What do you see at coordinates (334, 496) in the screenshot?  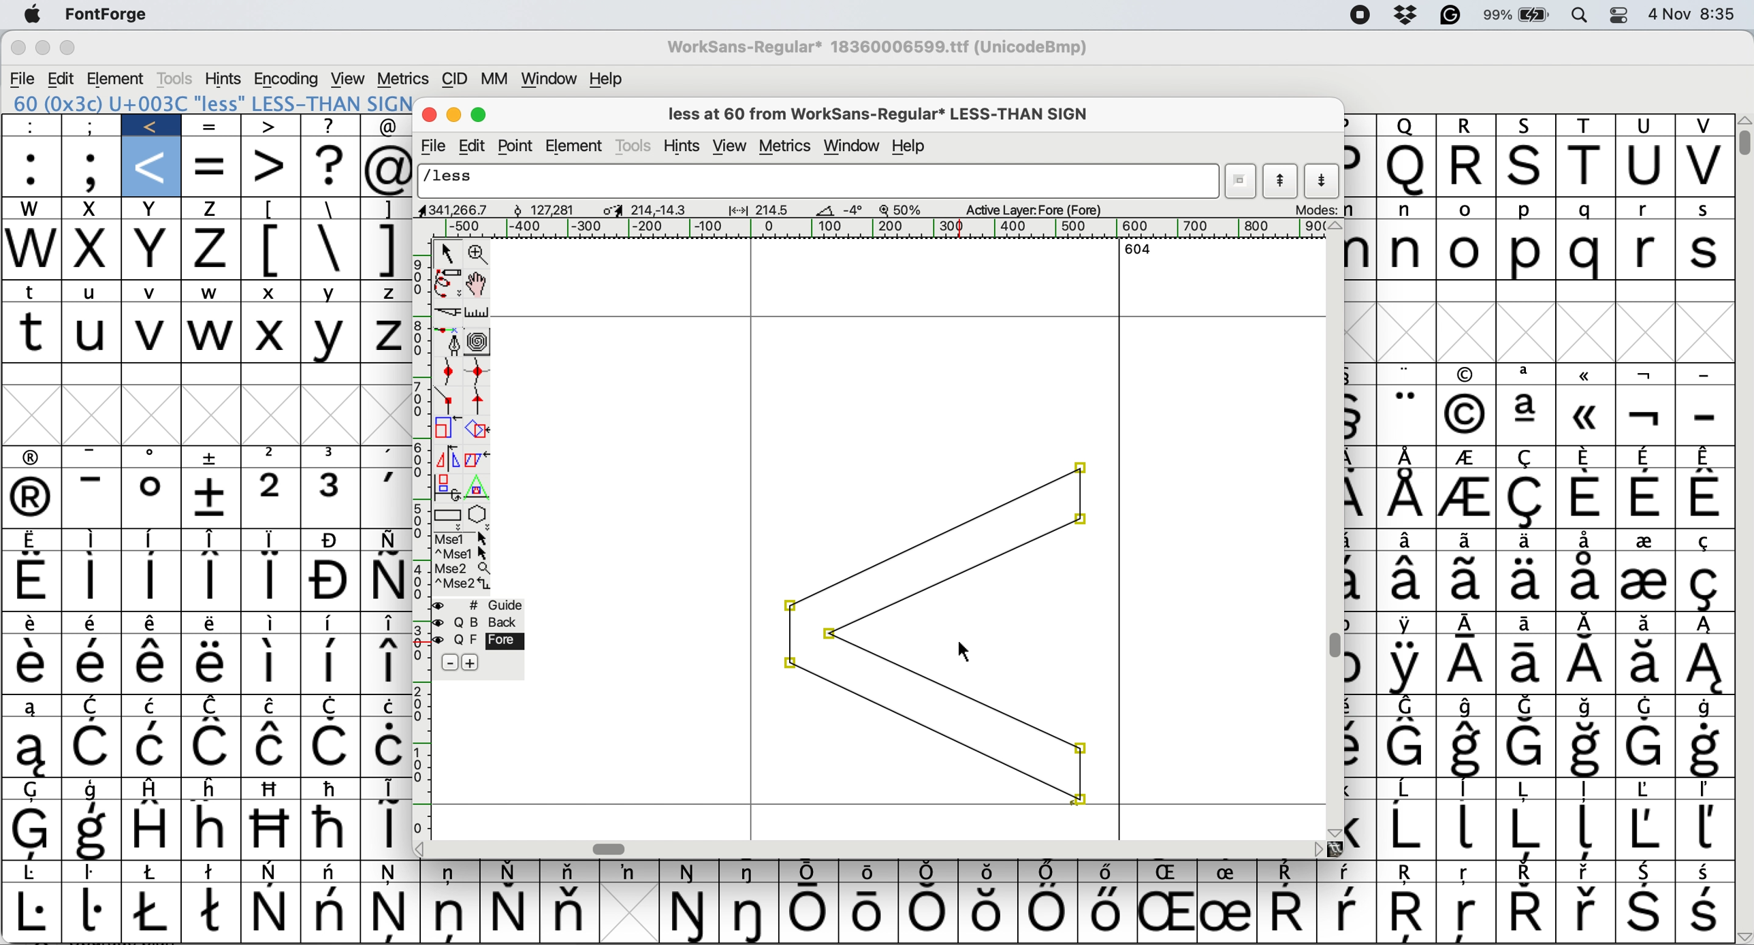 I see `3` at bounding box center [334, 496].